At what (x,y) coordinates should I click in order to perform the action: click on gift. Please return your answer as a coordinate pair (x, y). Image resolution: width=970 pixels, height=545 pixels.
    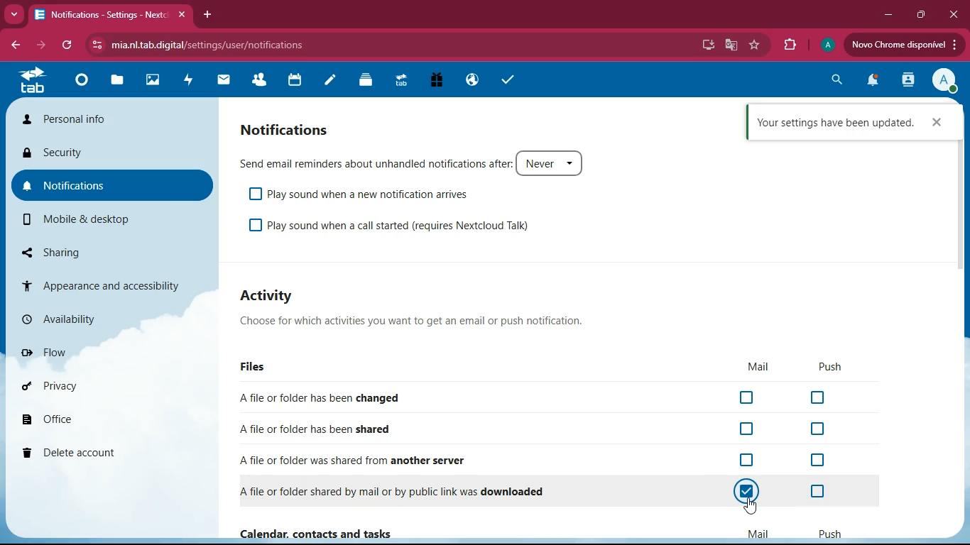
    Looking at the image, I should click on (435, 82).